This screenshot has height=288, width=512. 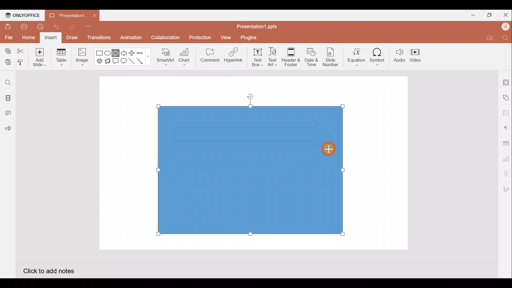 What do you see at coordinates (258, 57) in the screenshot?
I see `Text box` at bounding box center [258, 57].